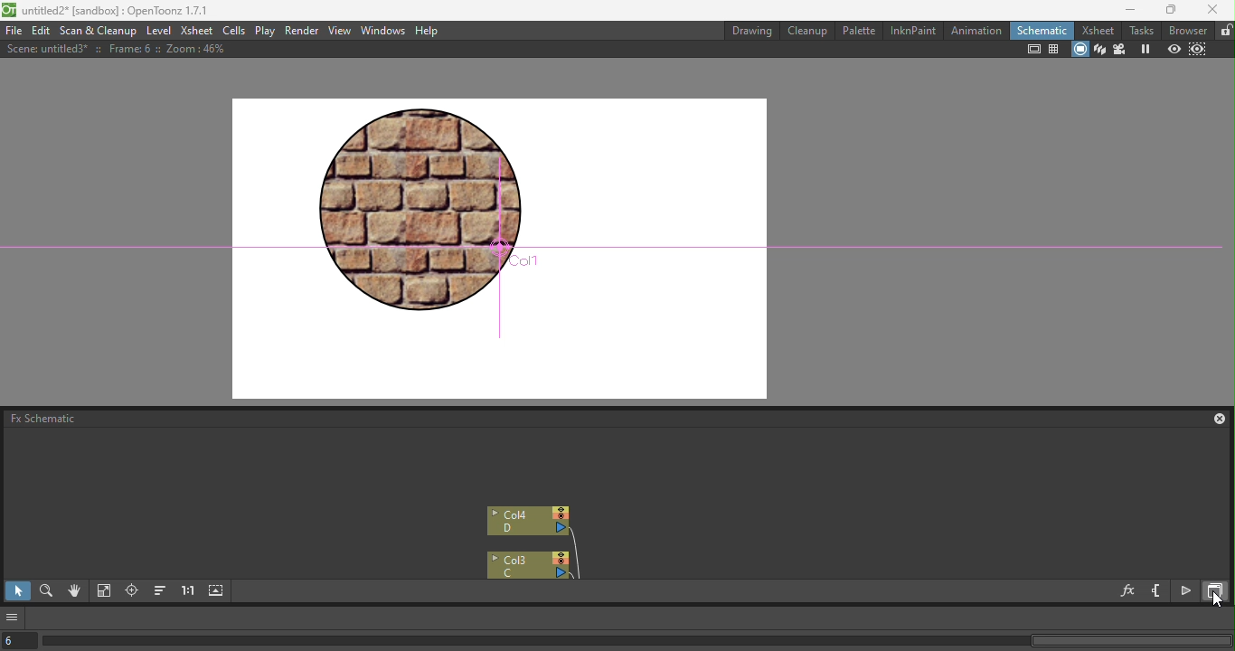 Image resolution: width=1235 pixels, height=651 pixels. Describe the element at coordinates (122, 49) in the screenshot. I see `Scene: untitle3* :: Frame: 6 :: Zoom :46%` at that location.